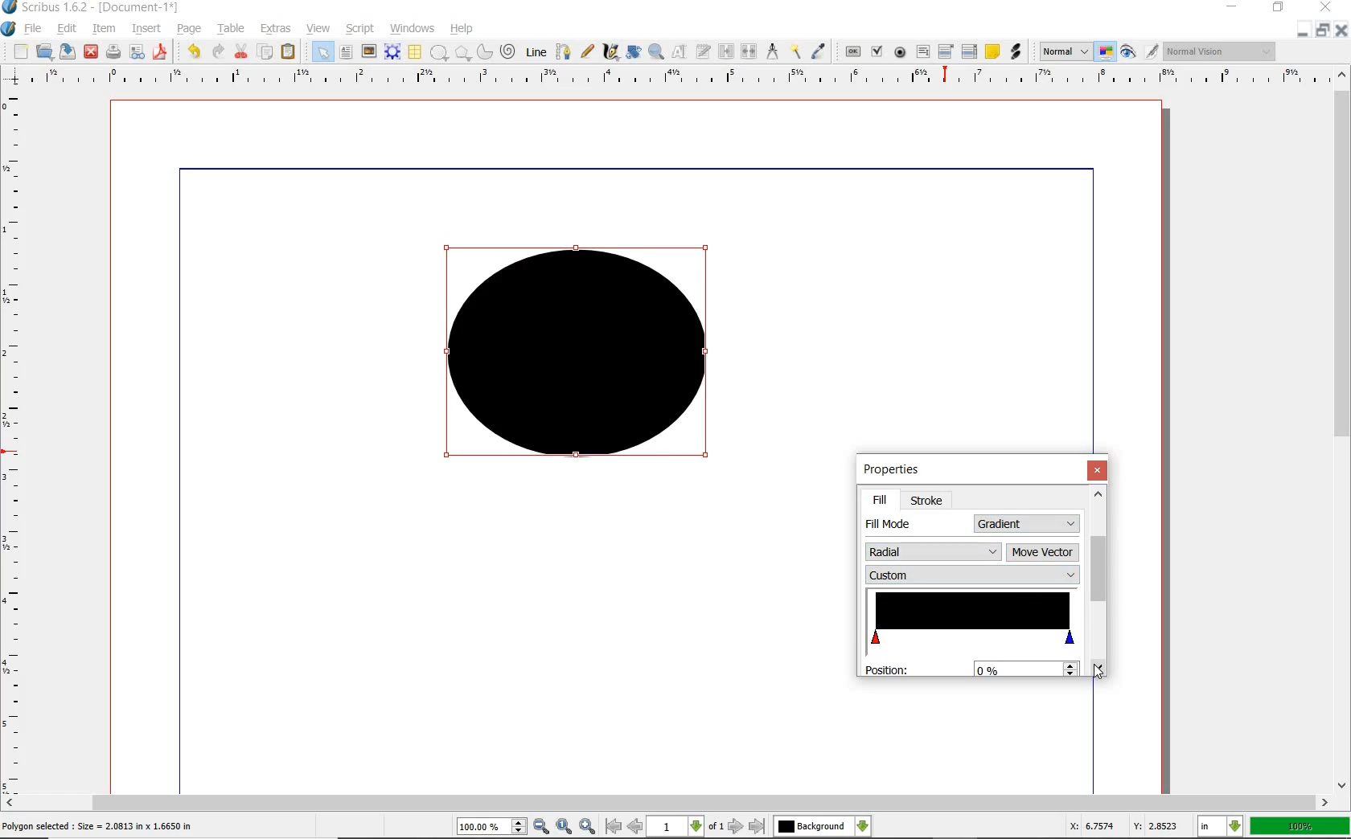 This screenshot has height=839, width=1351. Describe the element at coordinates (880, 500) in the screenshot. I see `fill` at that location.